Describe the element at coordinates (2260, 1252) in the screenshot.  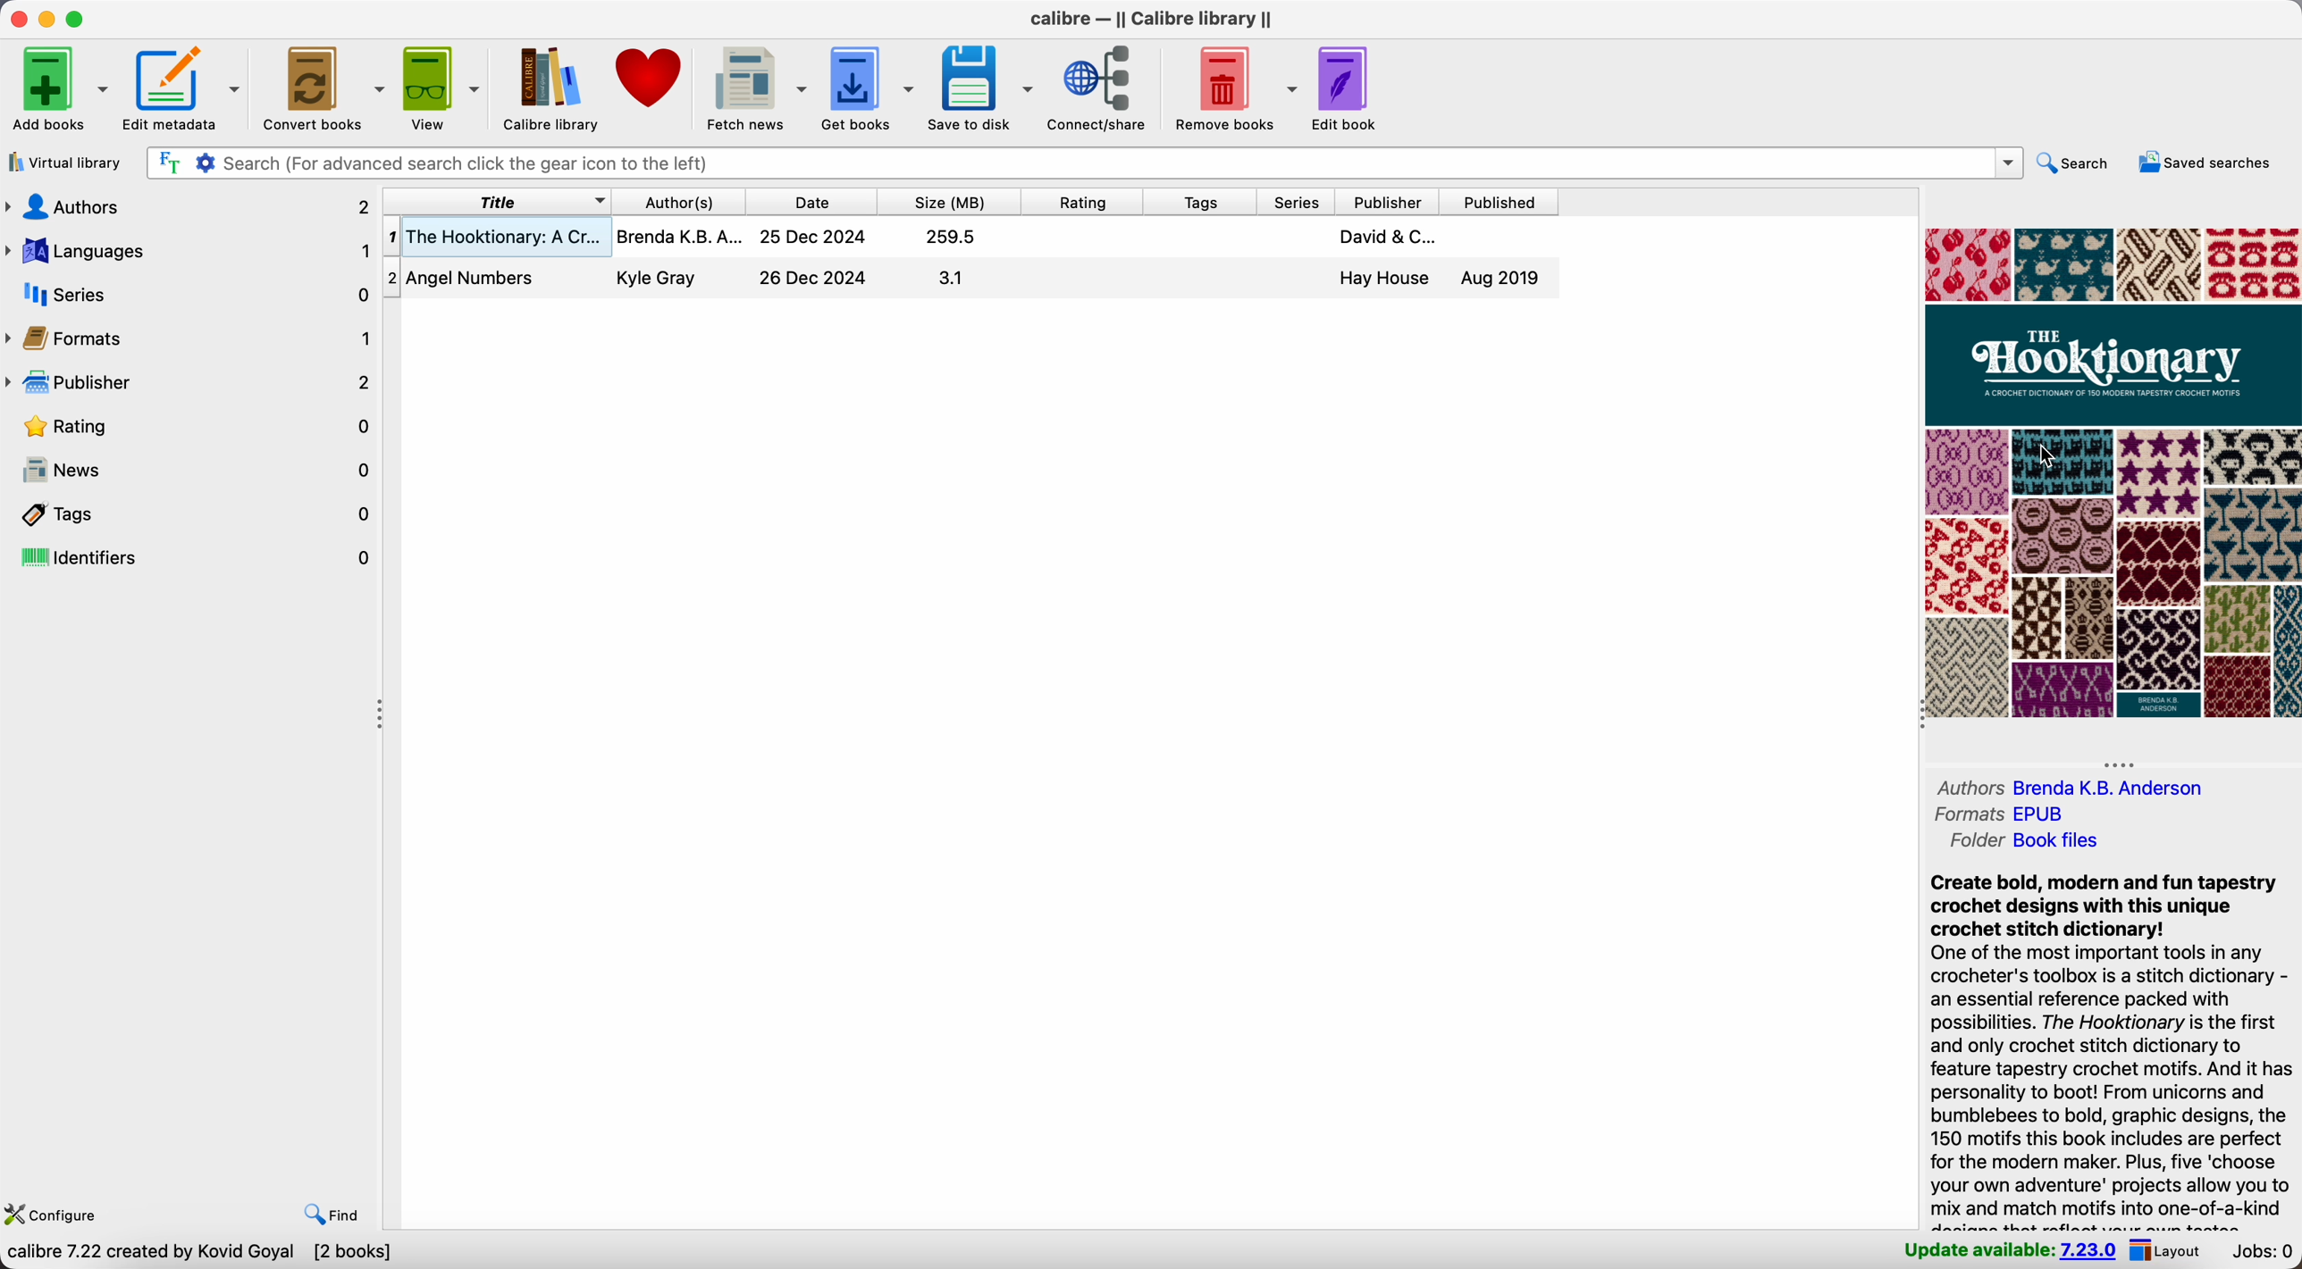
I see `jobs: 0` at that location.